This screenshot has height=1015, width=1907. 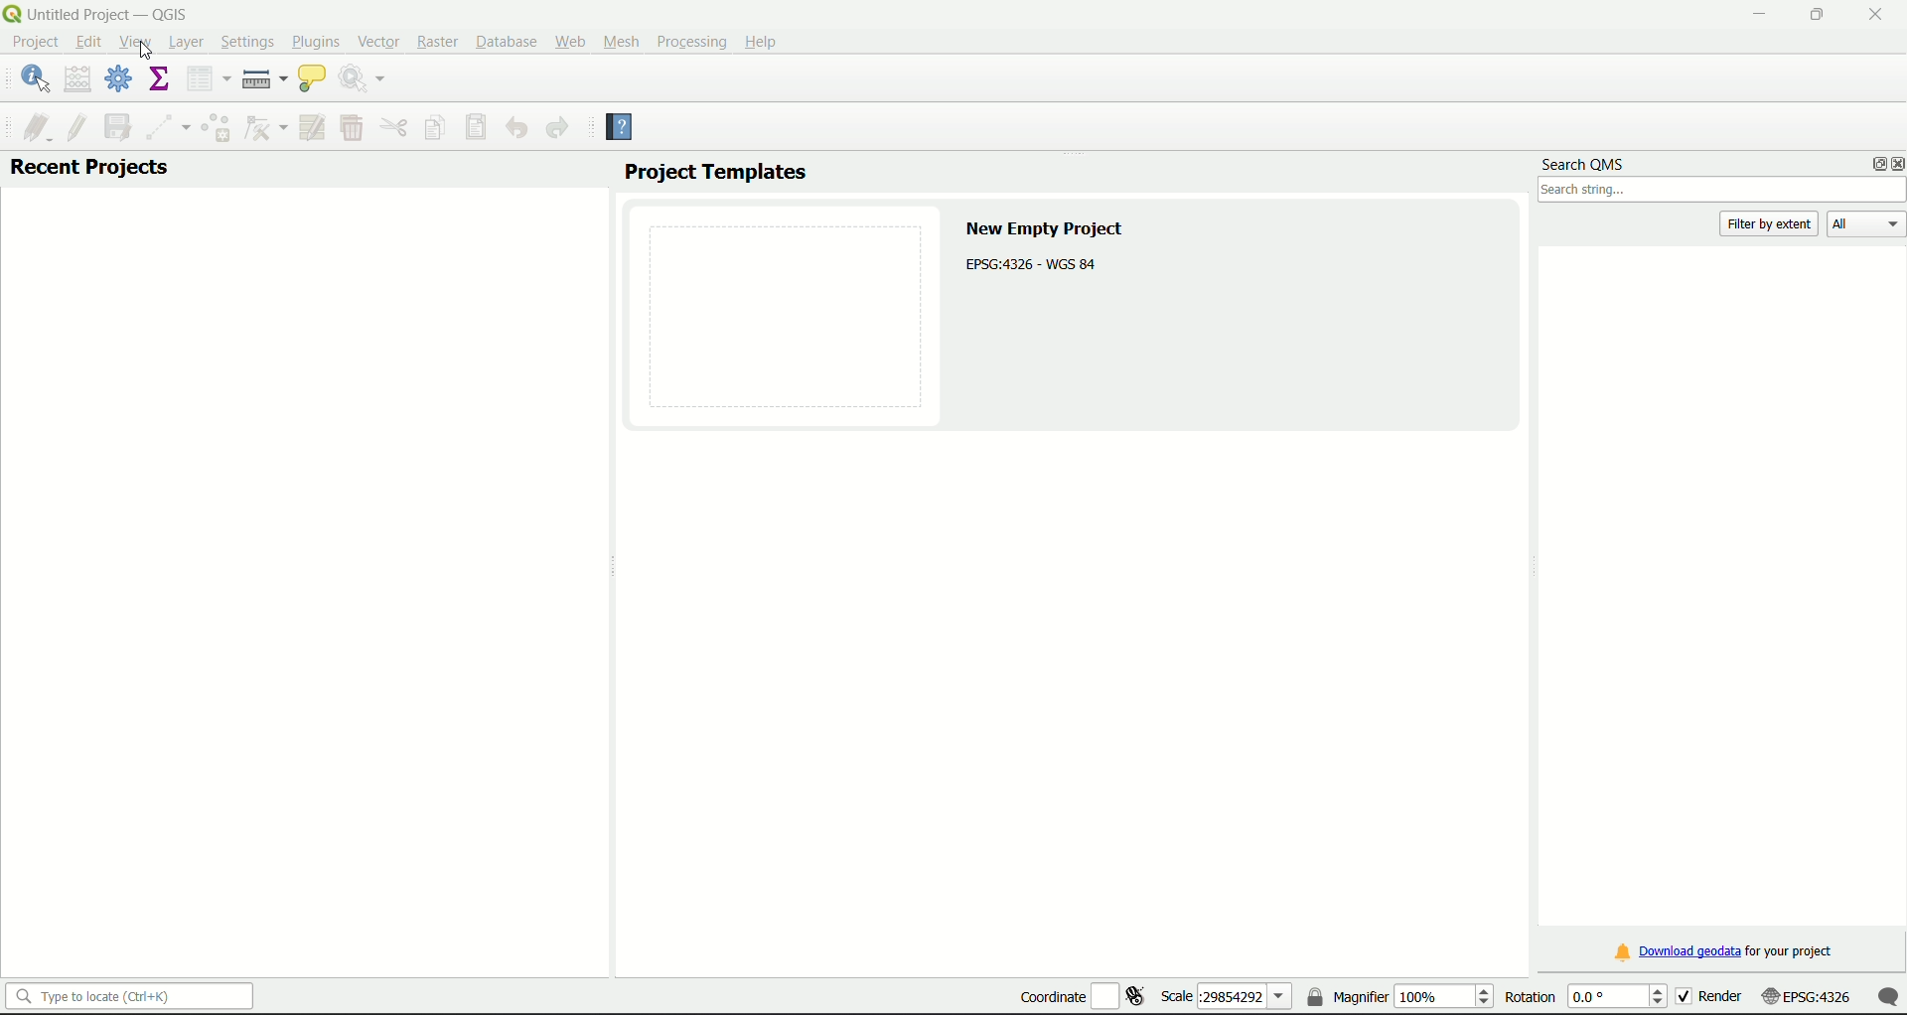 I want to click on scale, so click(x=1226, y=997).